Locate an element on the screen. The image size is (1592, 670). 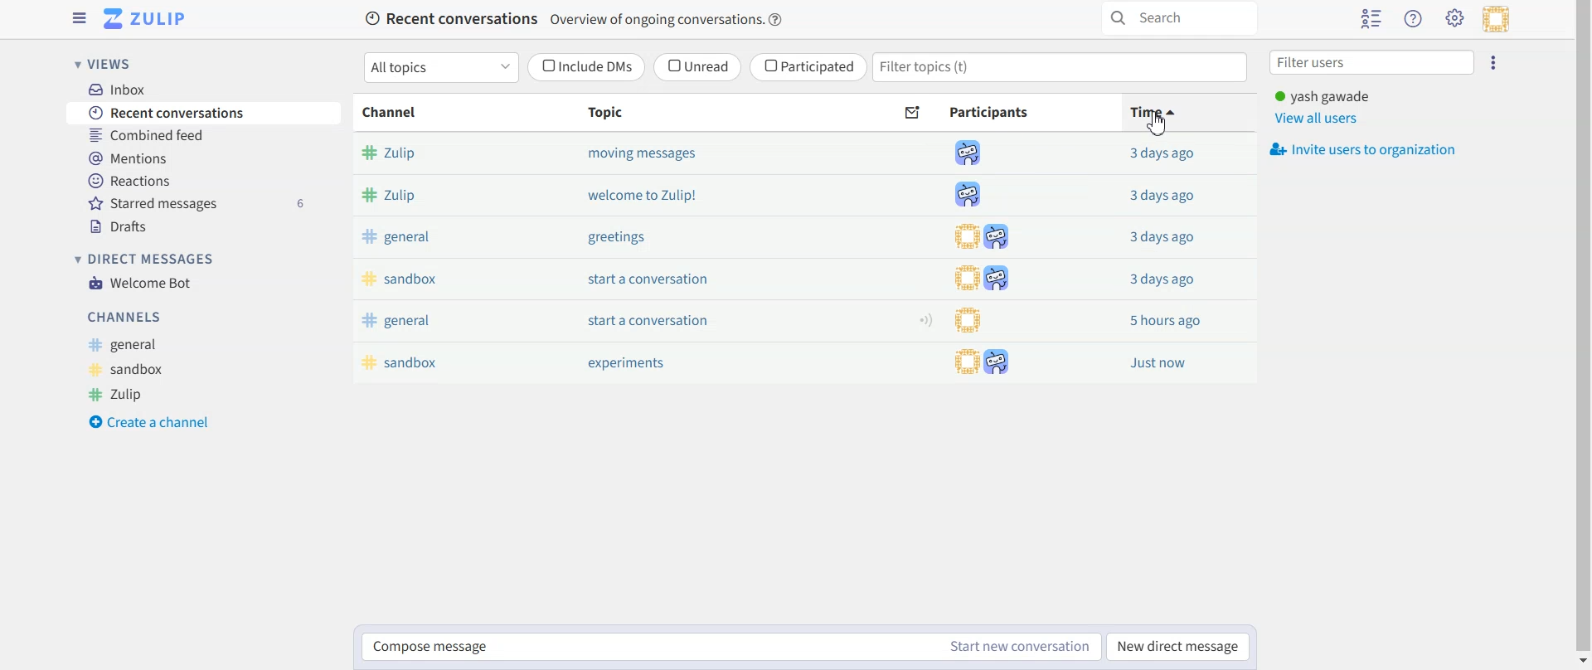
Unread is located at coordinates (698, 67).